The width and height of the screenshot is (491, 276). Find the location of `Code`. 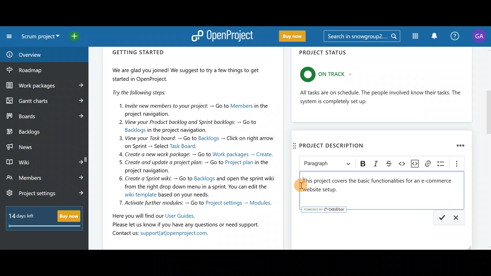

Code is located at coordinates (400, 163).